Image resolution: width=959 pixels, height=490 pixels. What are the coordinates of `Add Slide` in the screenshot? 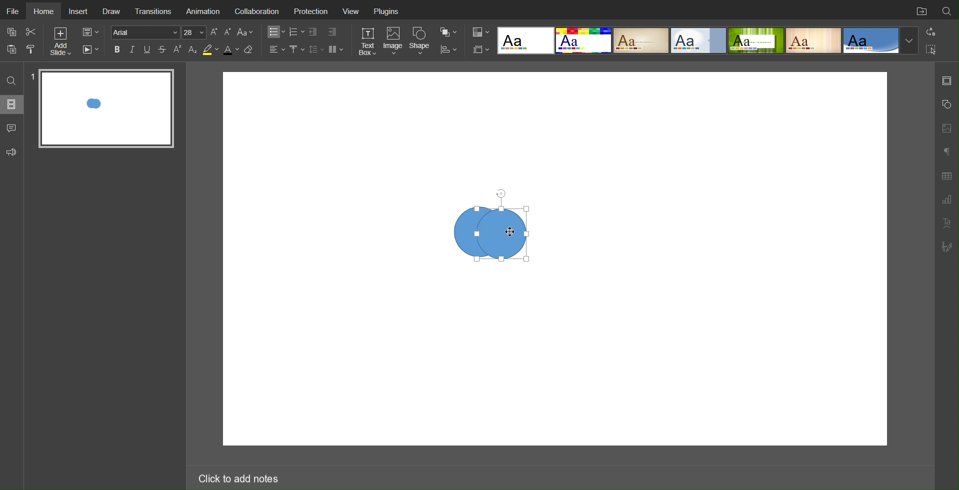 It's located at (60, 43).